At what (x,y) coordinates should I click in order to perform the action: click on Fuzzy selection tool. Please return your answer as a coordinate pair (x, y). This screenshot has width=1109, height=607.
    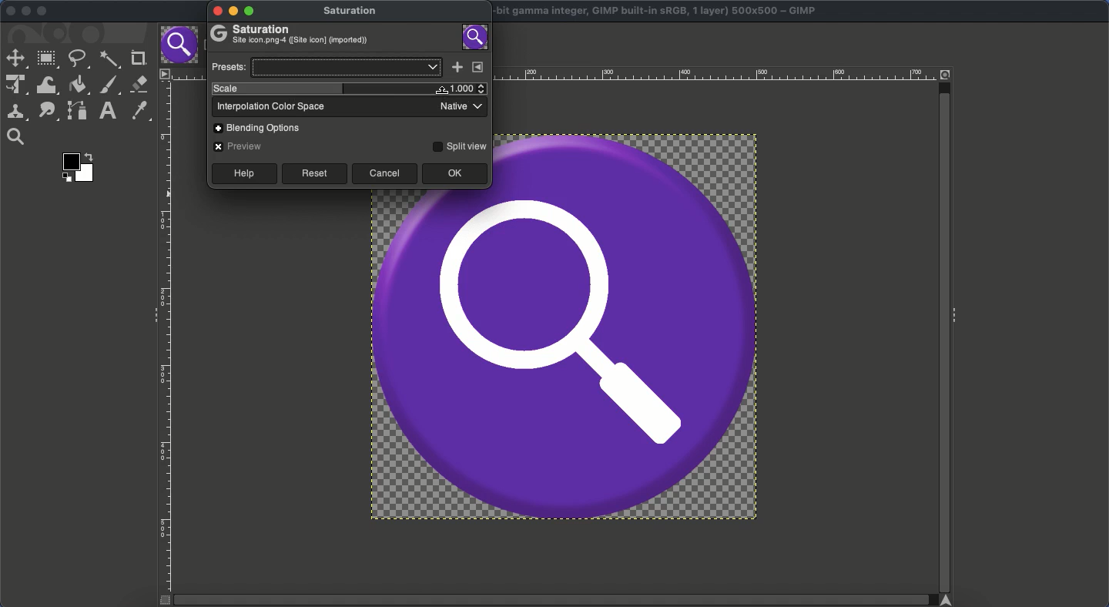
    Looking at the image, I should click on (110, 61).